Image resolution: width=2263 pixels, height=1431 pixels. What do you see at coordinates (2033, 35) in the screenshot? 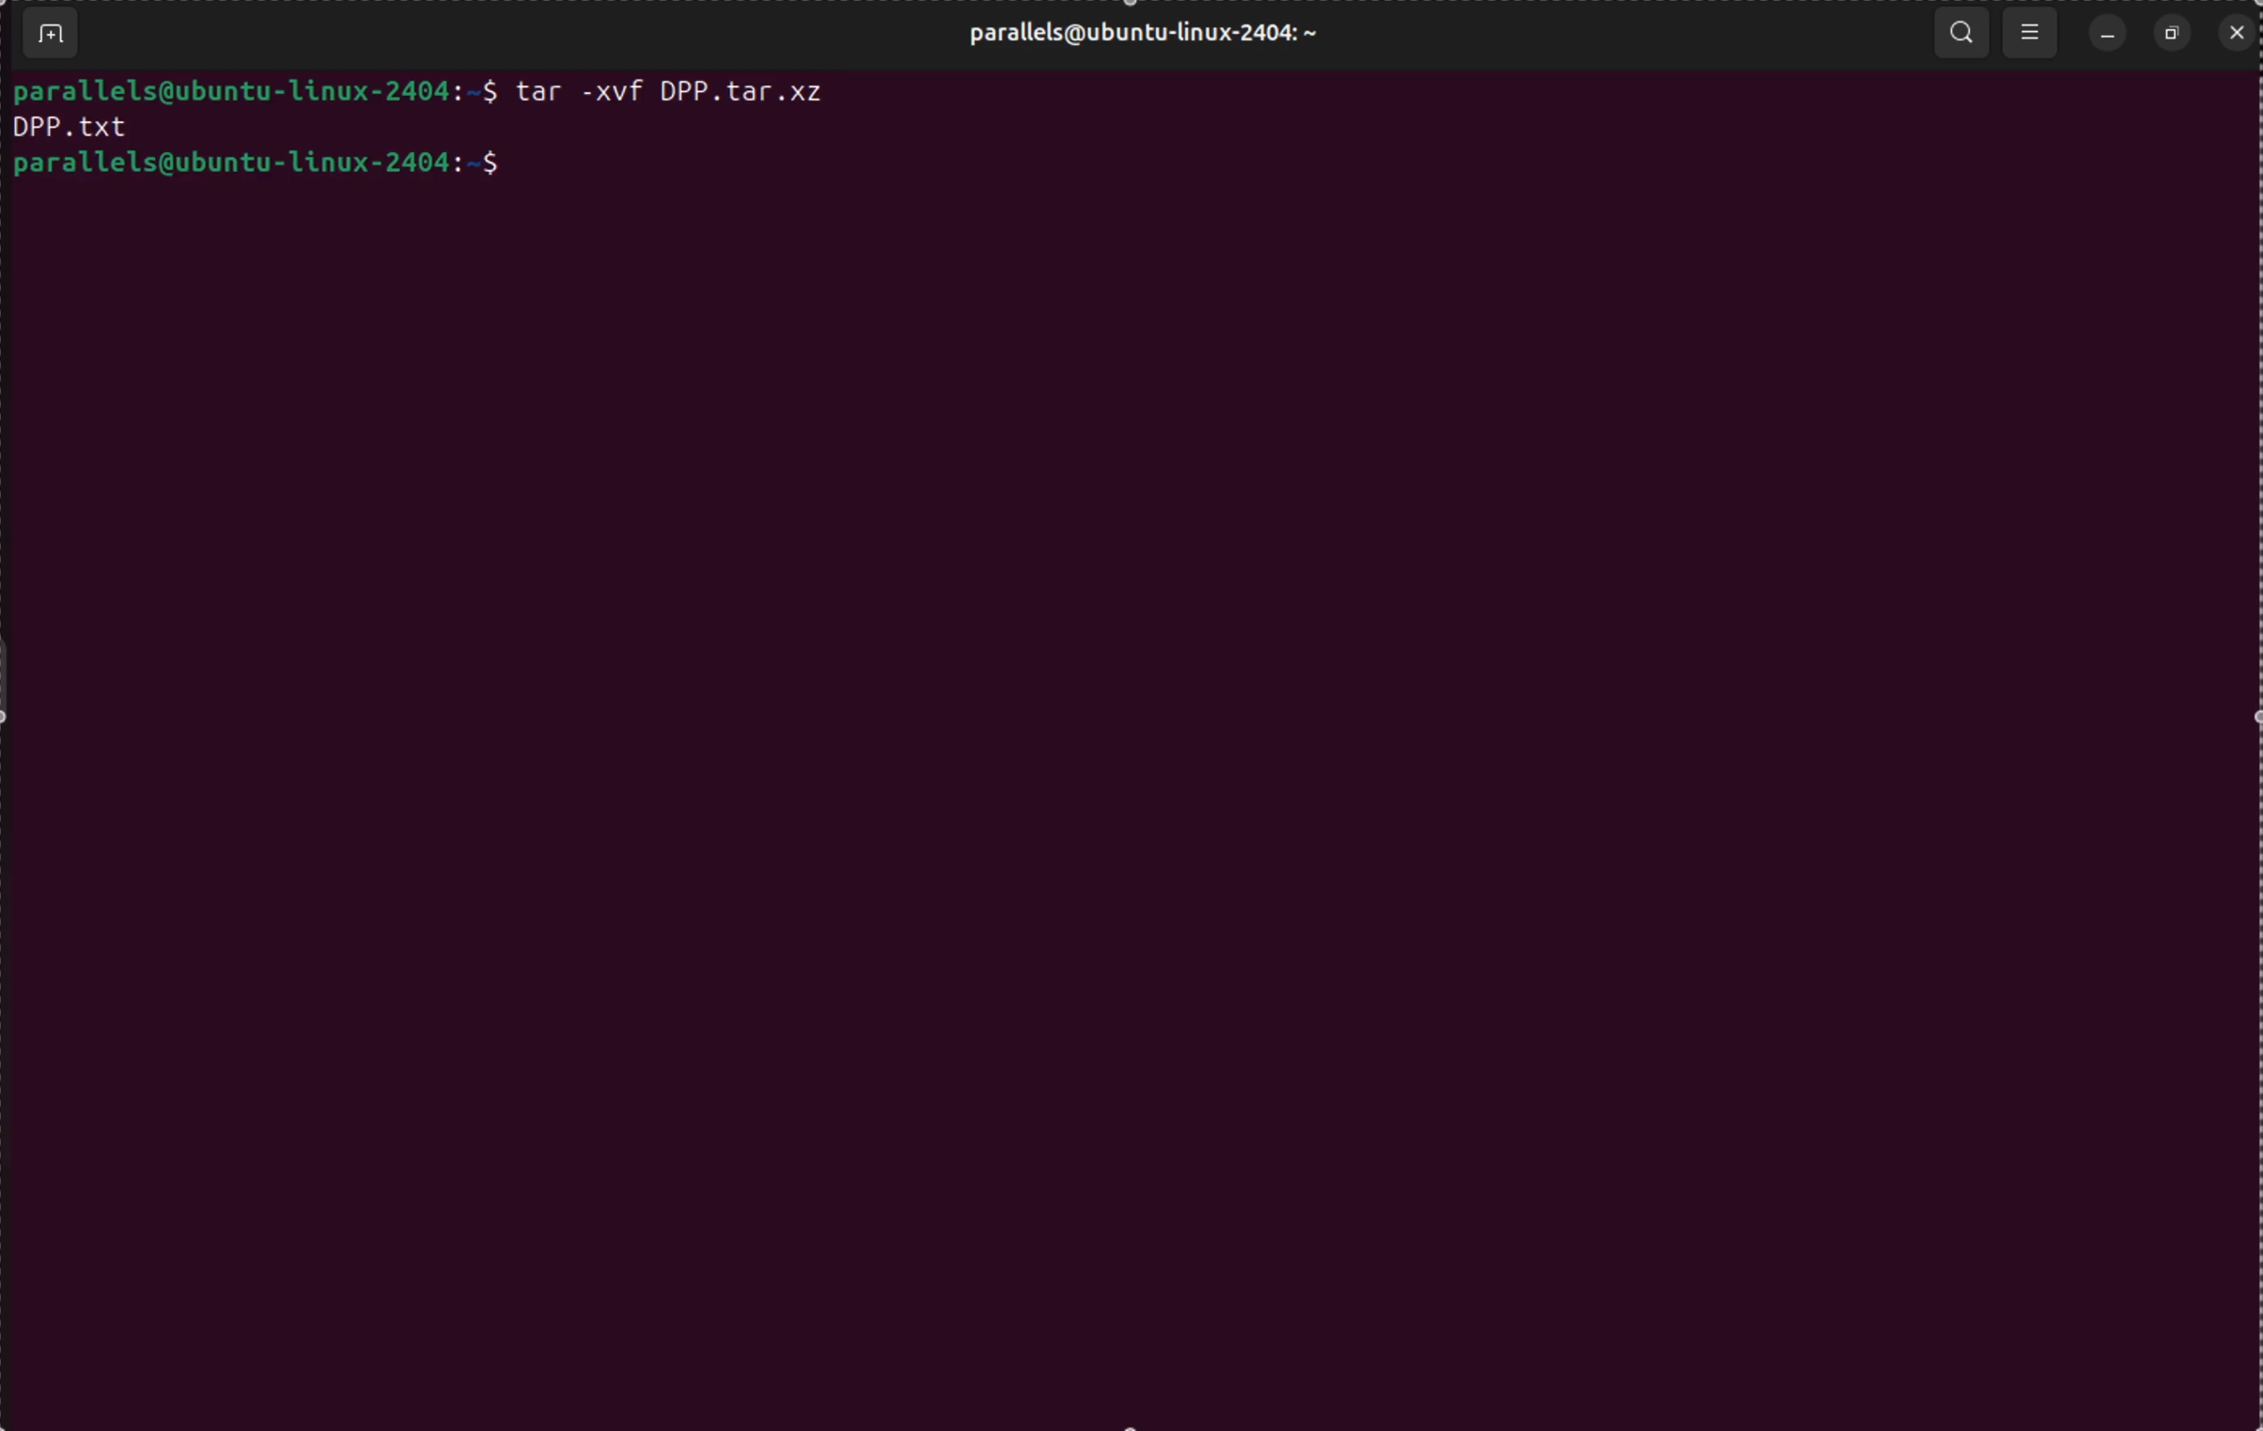
I see `view options` at bounding box center [2033, 35].